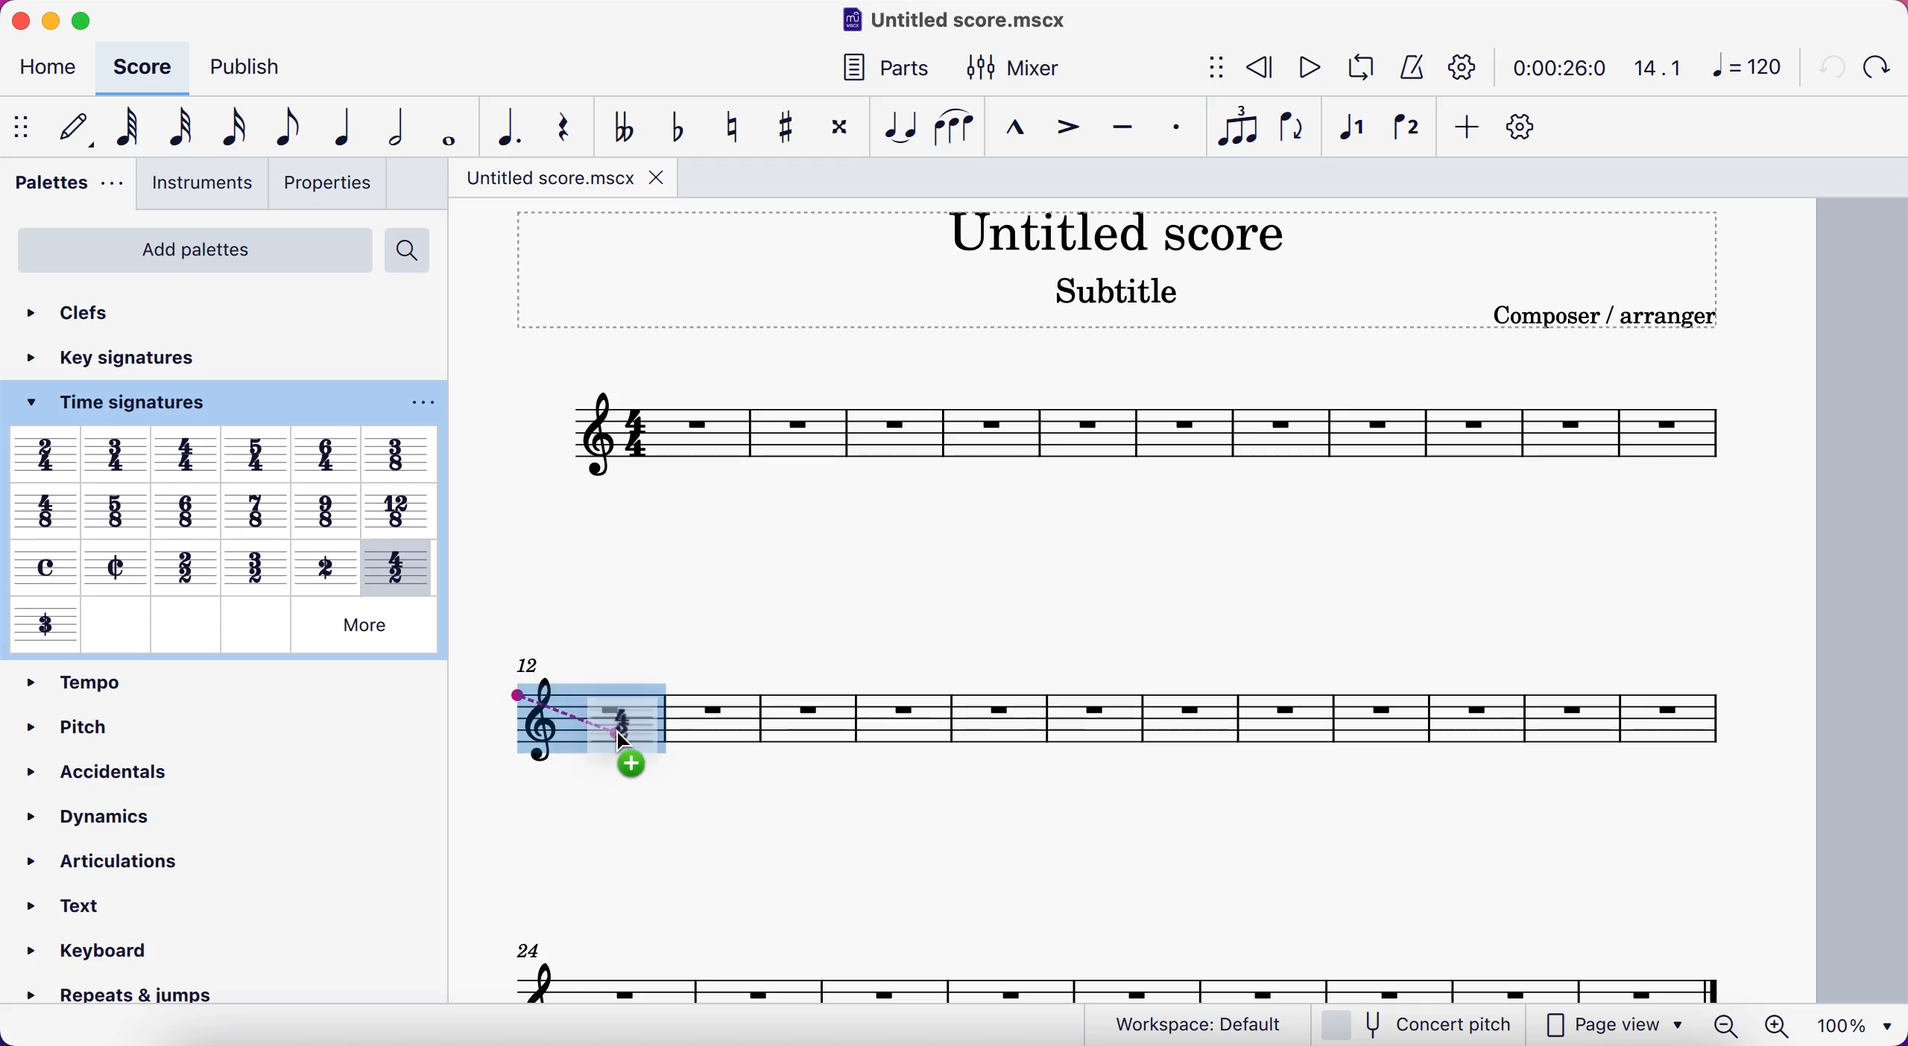 The width and height of the screenshot is (1908, 1046). I want to click on , so click(45, 454).